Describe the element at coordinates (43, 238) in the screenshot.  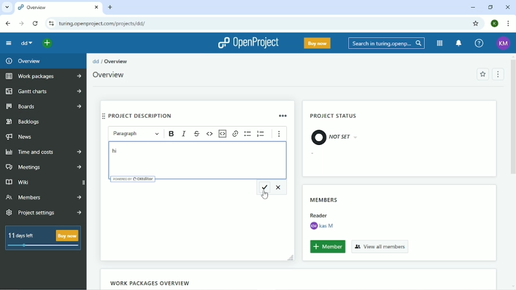
I see `11 days left Buy now` at that location.